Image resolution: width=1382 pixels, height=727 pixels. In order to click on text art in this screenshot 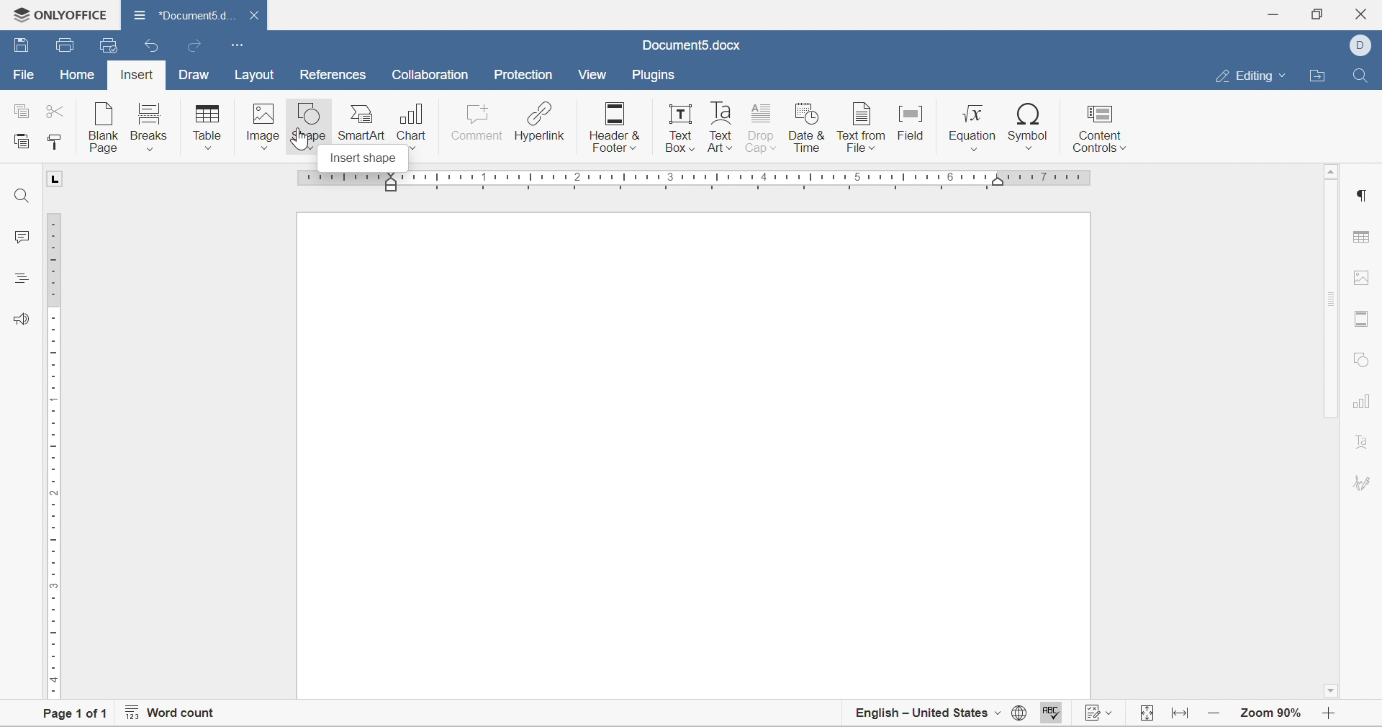, I will do `click(719, 127)`.